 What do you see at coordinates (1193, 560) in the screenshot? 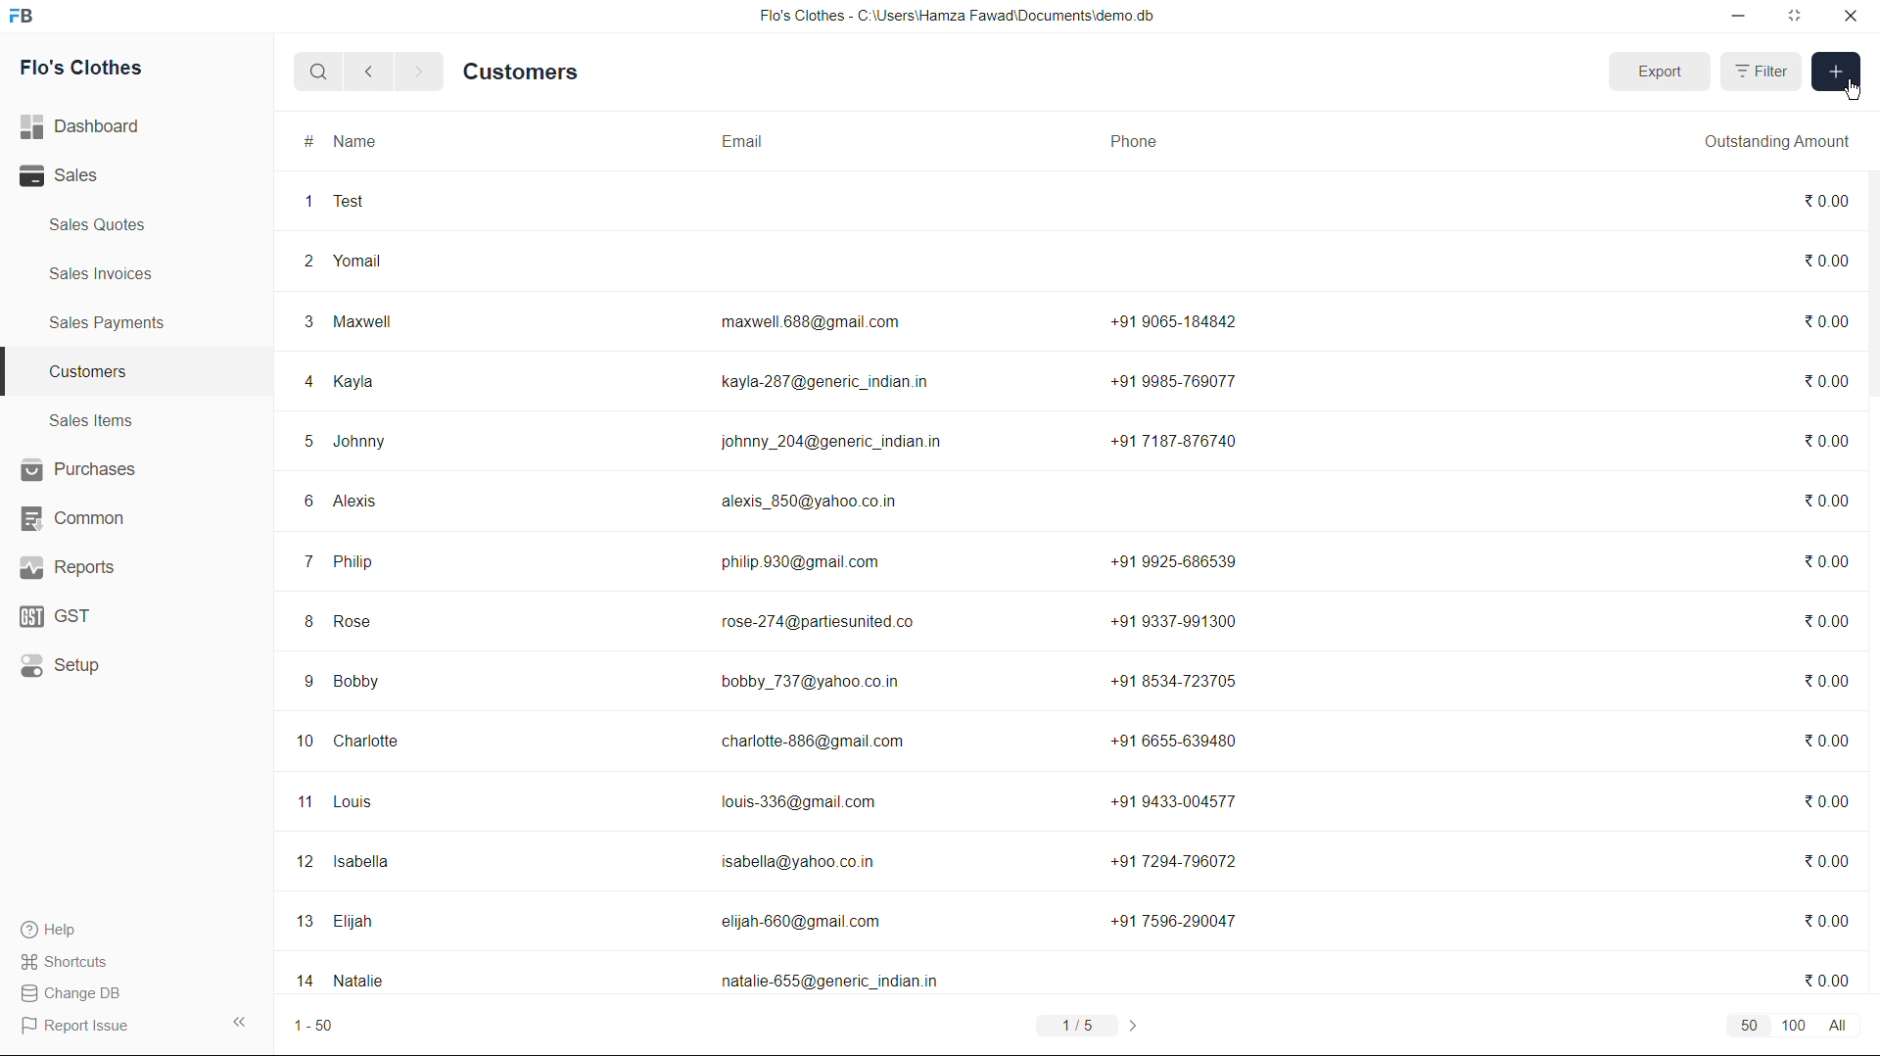
I see `+91 9925-686539` at bounding box center [1193, 560].